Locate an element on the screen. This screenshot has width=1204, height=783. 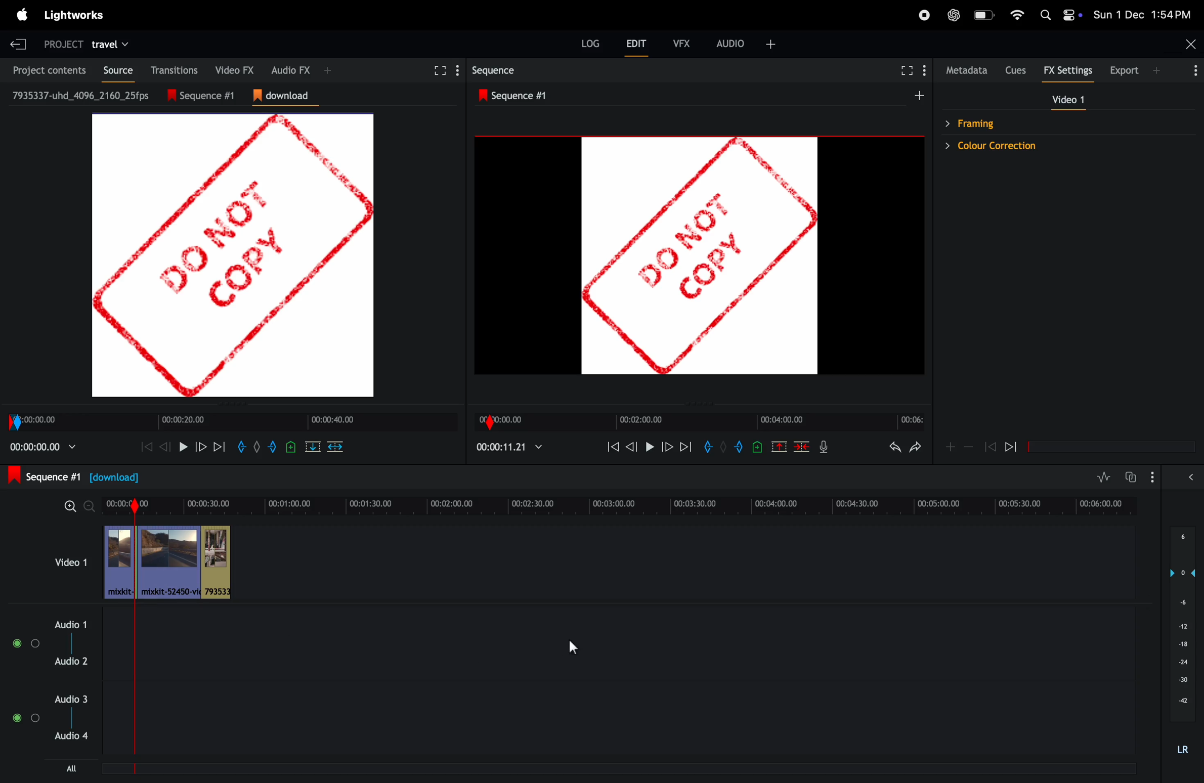
download is located at coordinates (286, 96).